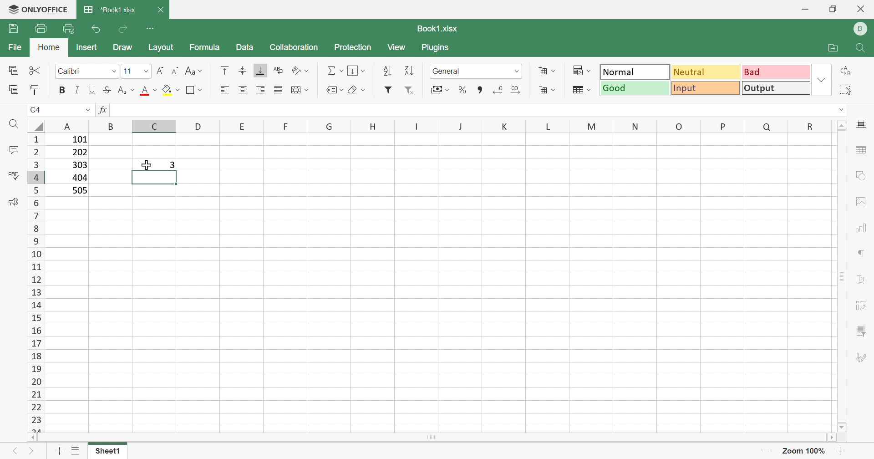  Describe the element at coordinates (862, 124) in the screenshot. I see `cell settings` at that location.